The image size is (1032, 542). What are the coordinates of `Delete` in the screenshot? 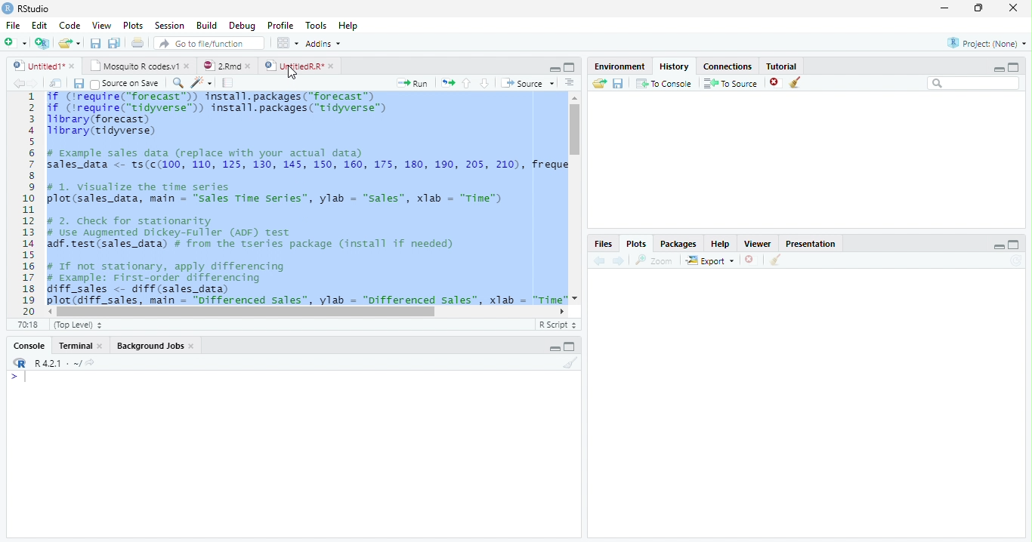 It's located at (749, 259).